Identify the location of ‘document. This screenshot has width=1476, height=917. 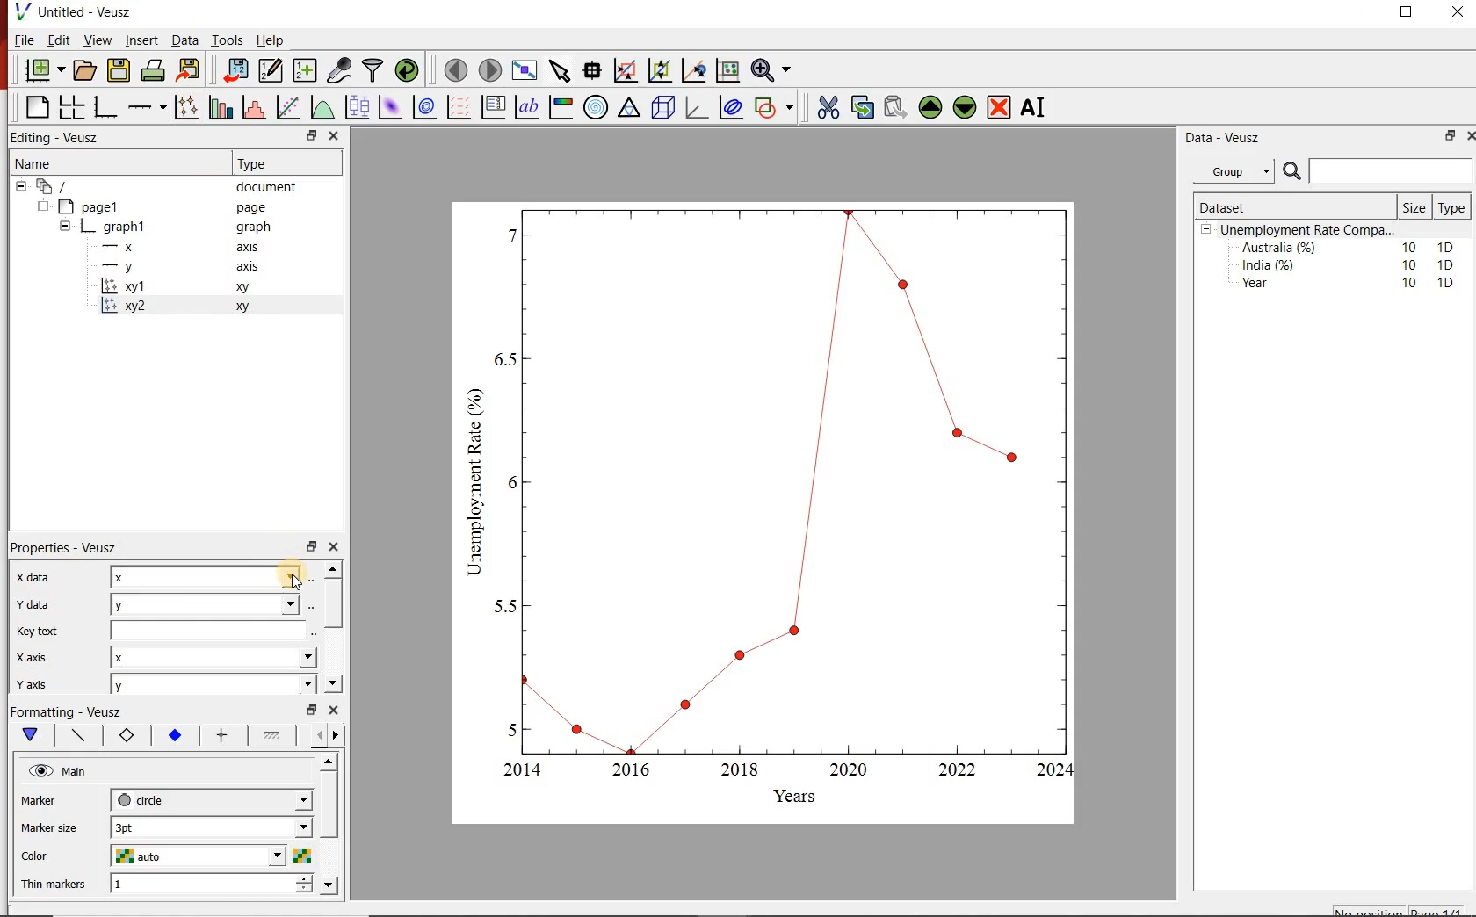
(164, 185).